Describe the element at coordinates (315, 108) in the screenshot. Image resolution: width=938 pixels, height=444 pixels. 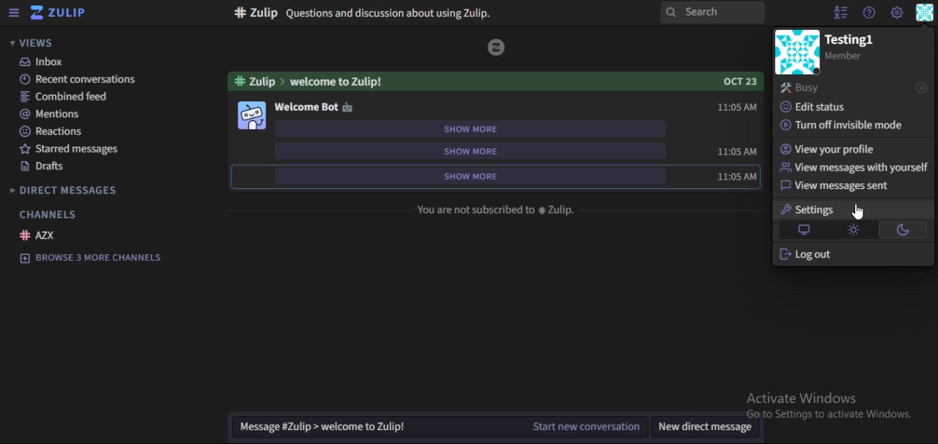
I see `welcome bot` at that location.